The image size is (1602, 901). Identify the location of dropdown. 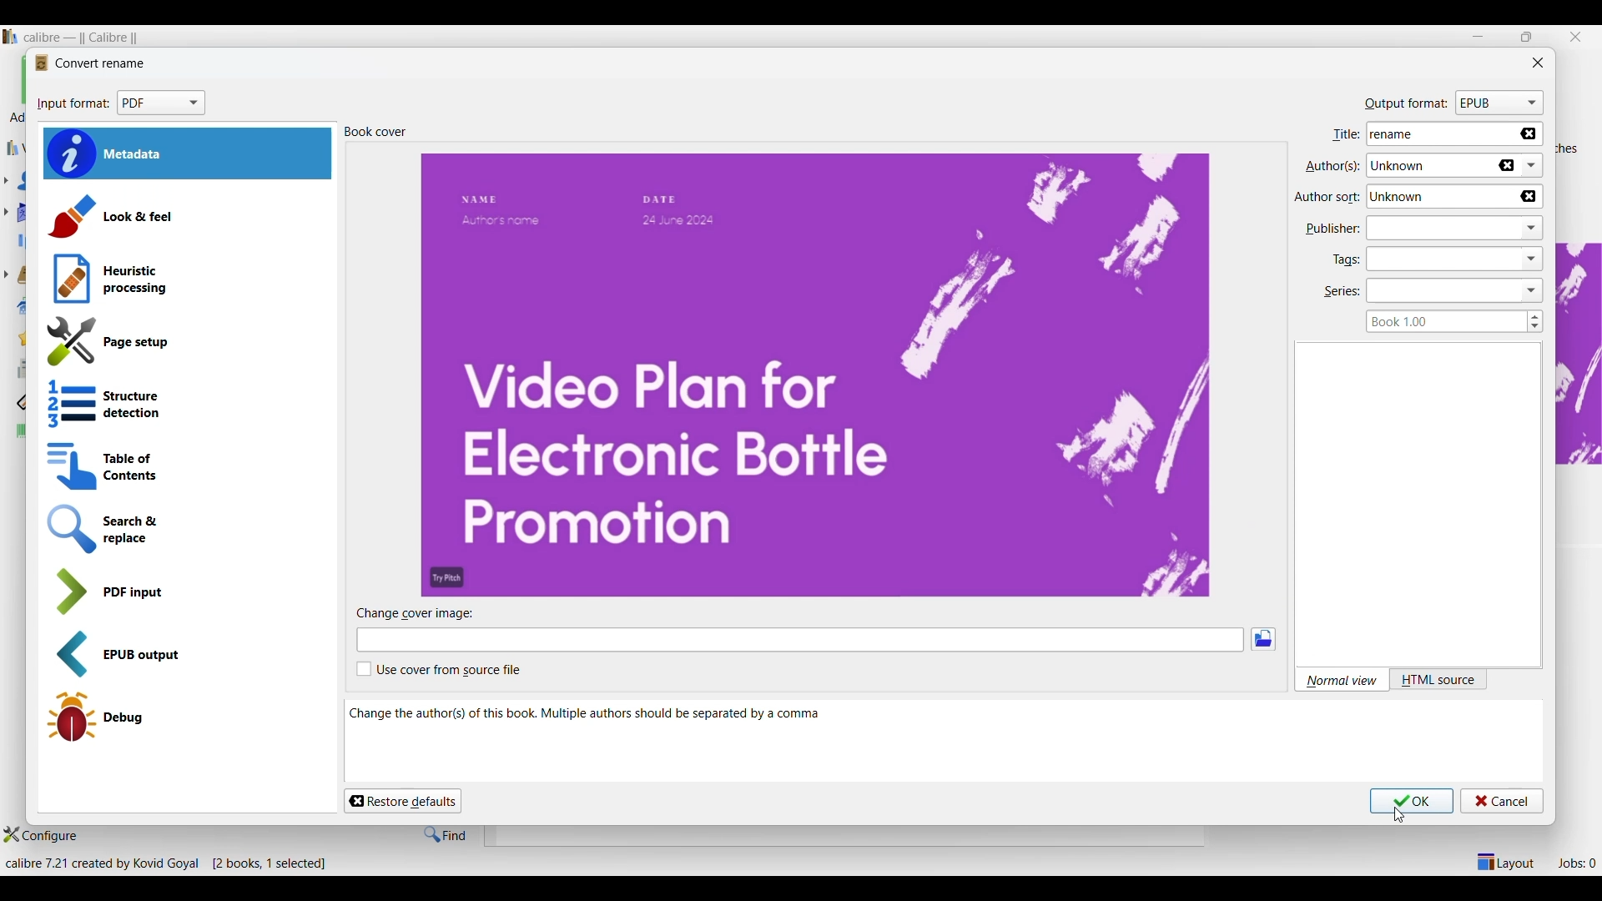
(1532, 229).